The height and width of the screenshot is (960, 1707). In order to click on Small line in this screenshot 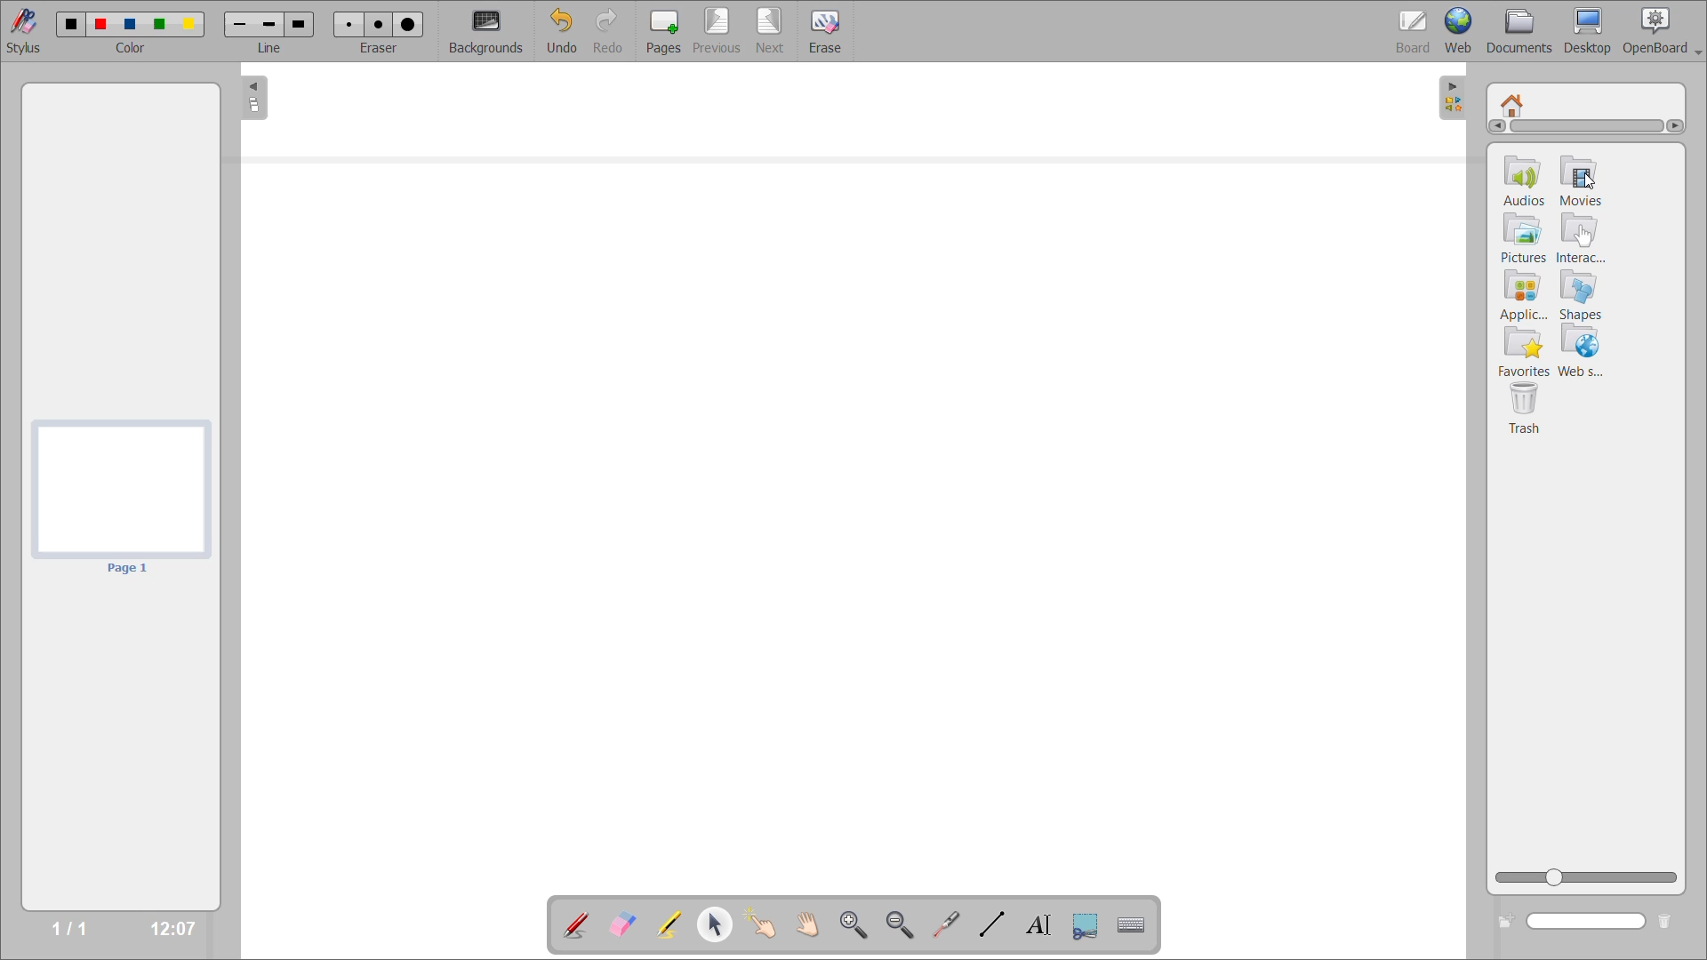, I will do `click(237, 24)`.